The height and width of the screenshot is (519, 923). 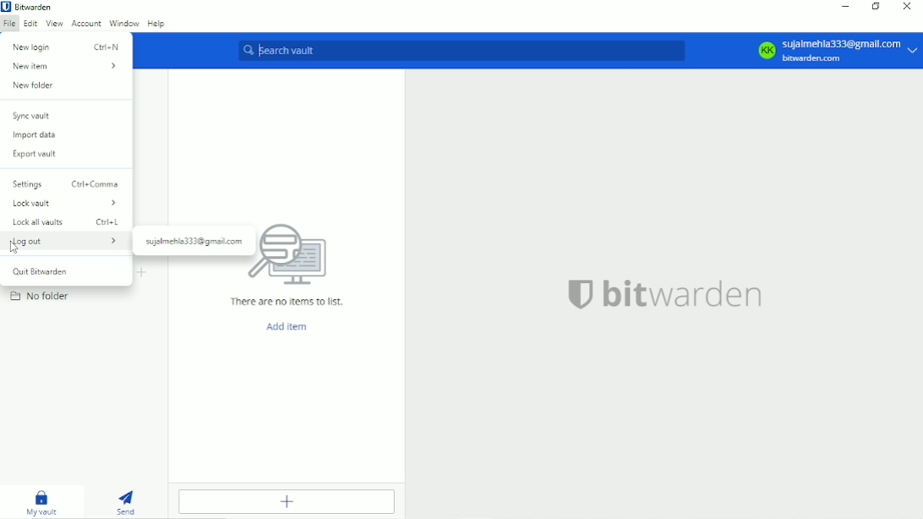 What do you see at coordinates (766, 50) in the screenshot?
I see `KK` at bounding box center [766, 50].